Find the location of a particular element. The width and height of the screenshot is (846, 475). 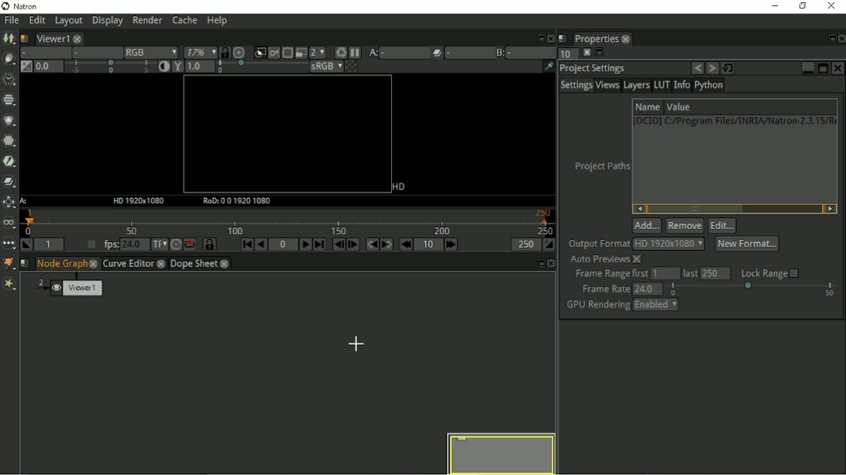

Play forward is located at coordinates (303, 244).